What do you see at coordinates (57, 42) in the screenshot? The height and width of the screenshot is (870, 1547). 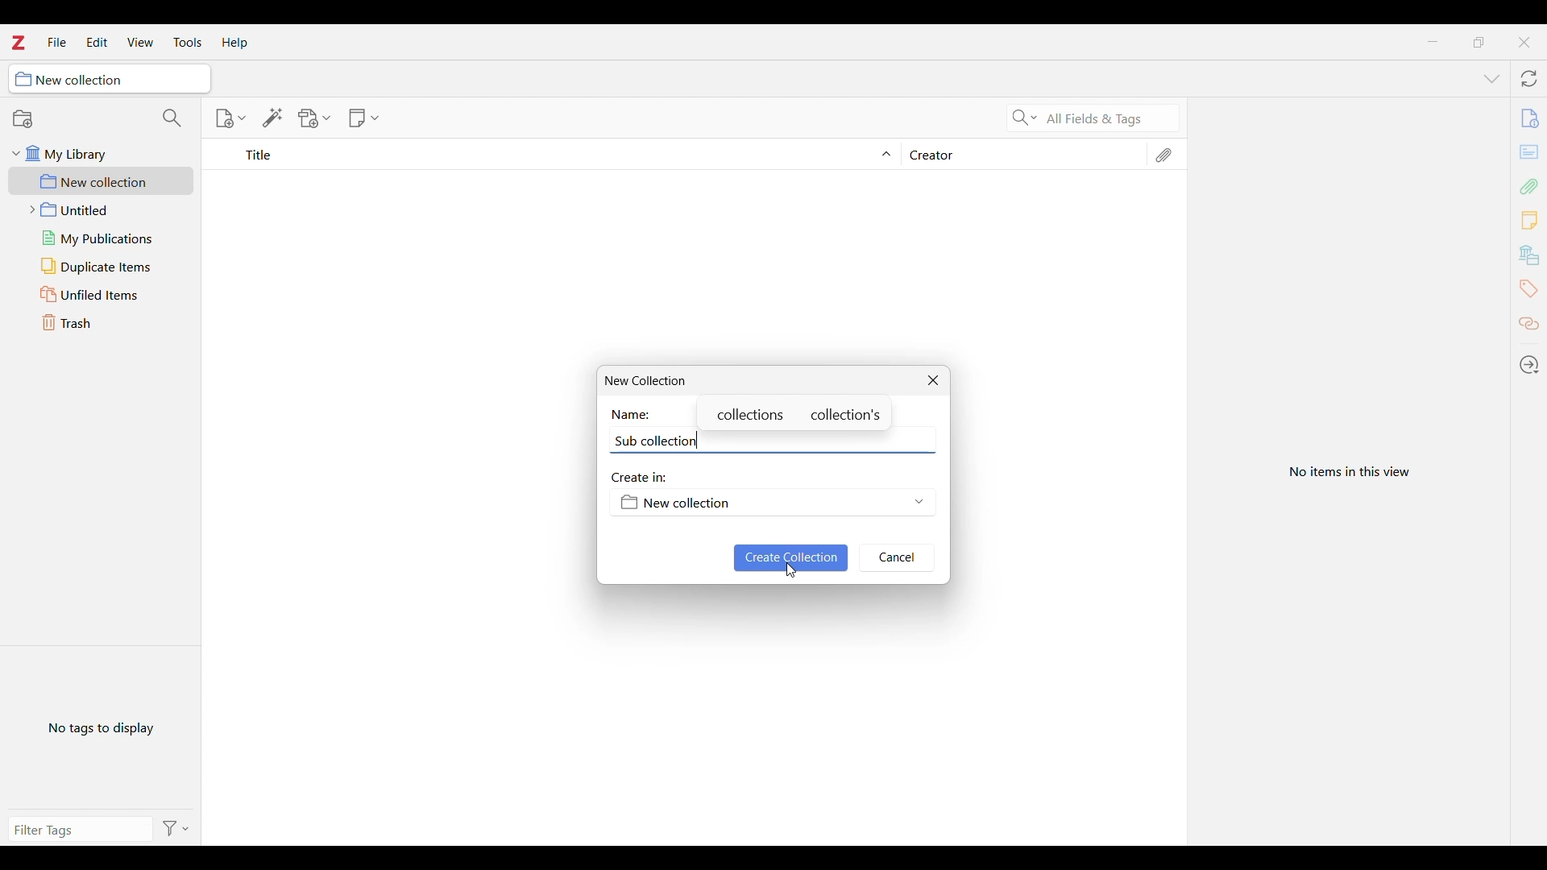 I see `File menu` at bounding box center [57, 42].